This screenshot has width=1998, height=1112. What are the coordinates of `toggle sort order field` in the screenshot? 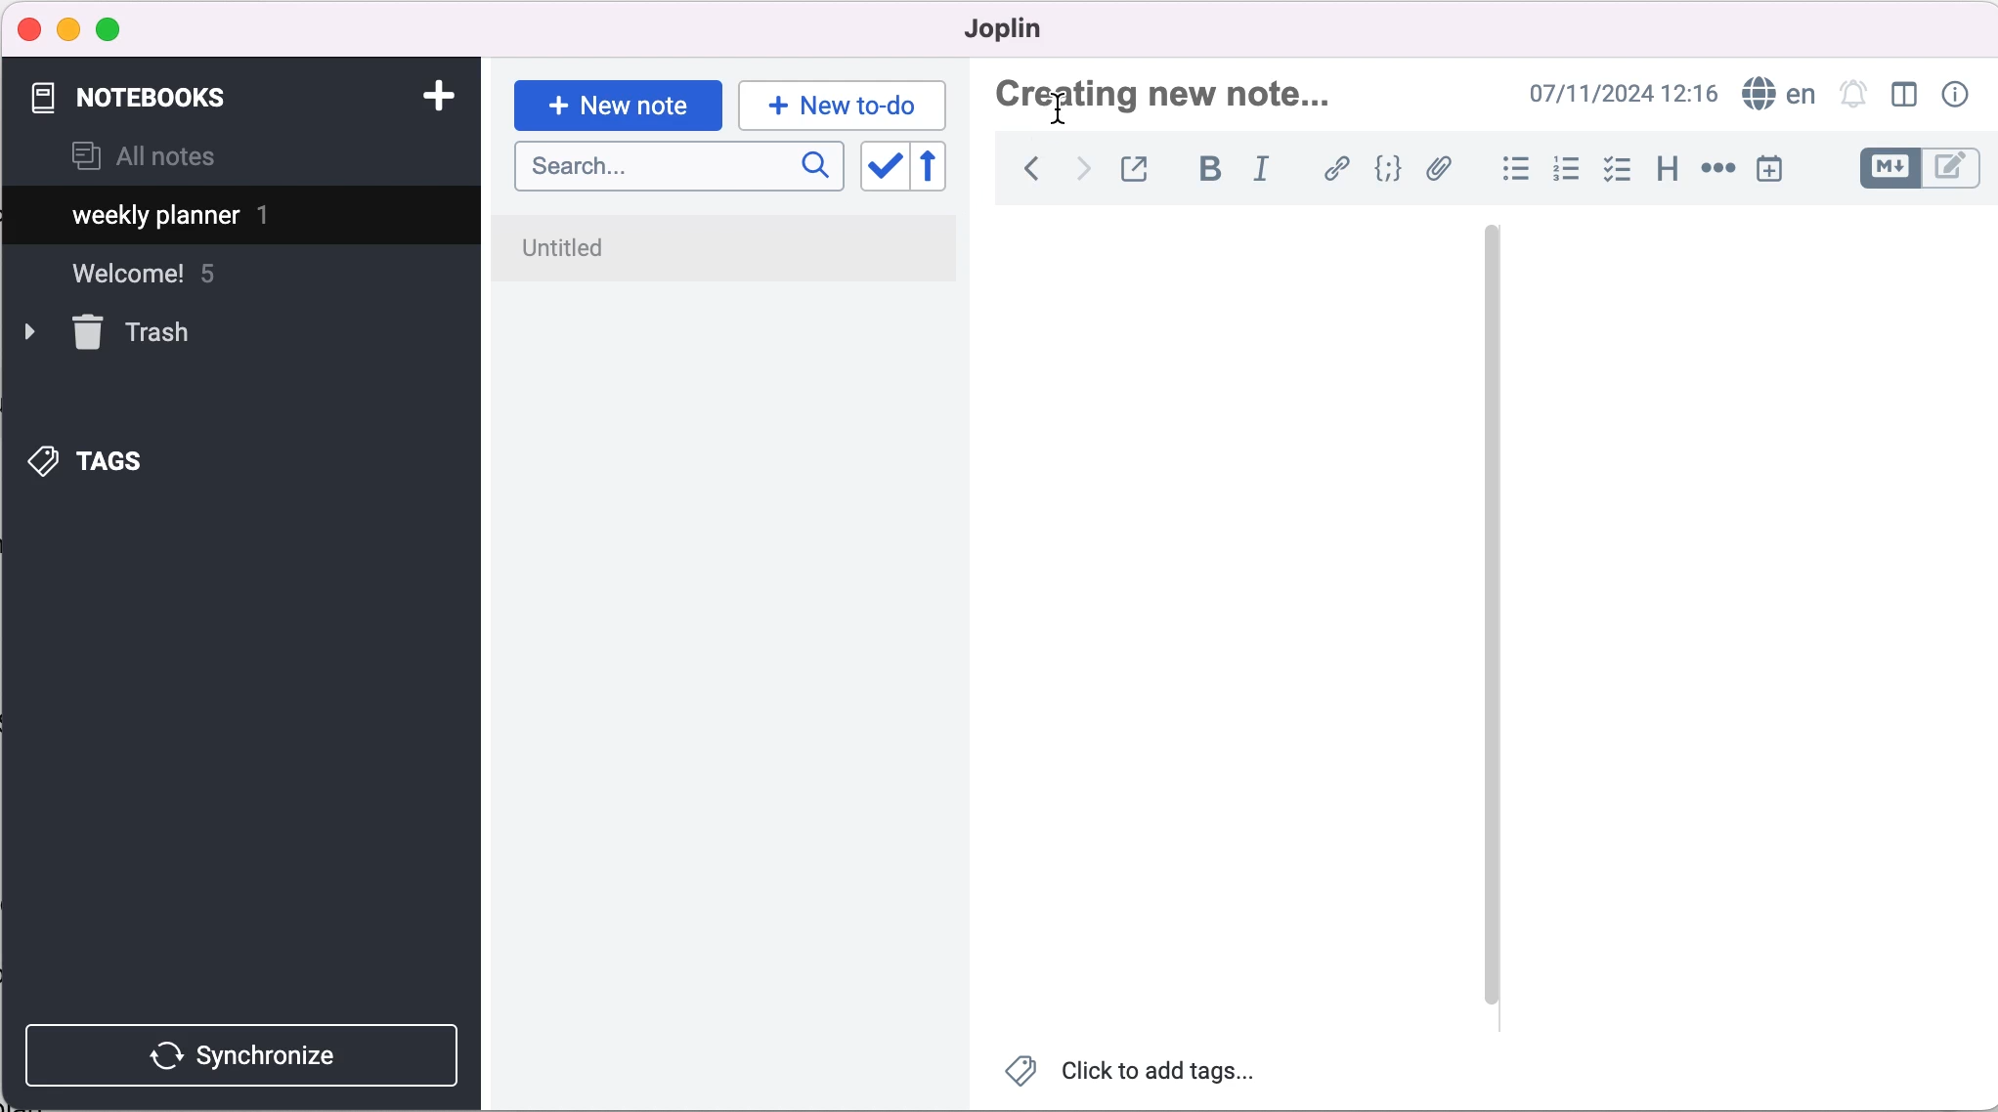 It's located at (882, 172).